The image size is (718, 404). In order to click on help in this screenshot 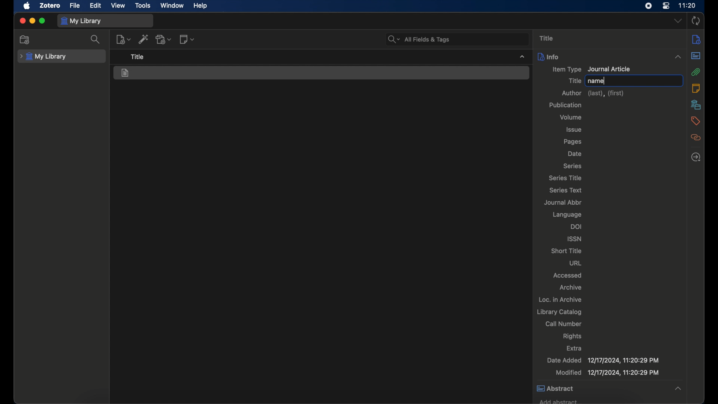, I will do `click(200, 6)`.